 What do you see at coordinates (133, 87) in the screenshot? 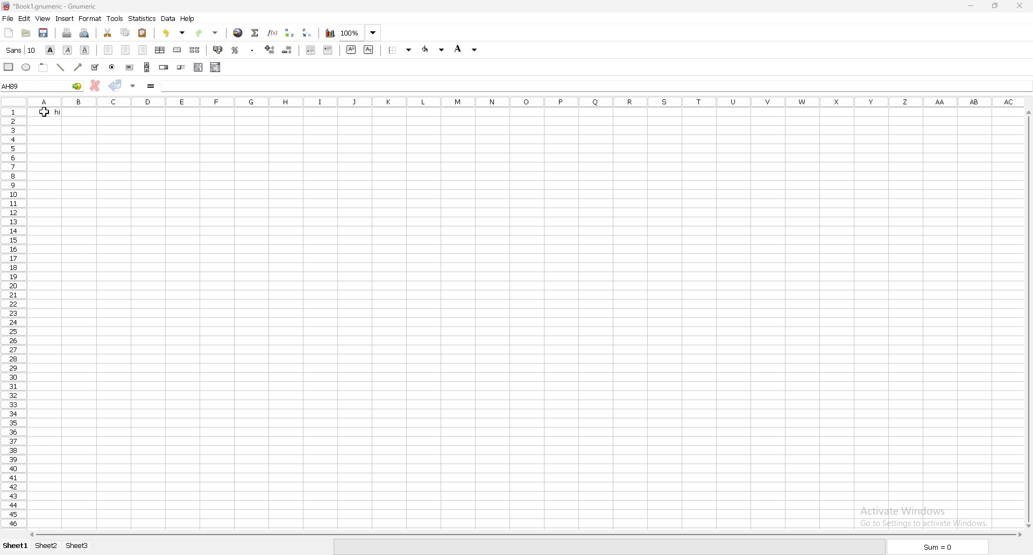
I see `accept changes in all cell` at bounding box center [133, 87].